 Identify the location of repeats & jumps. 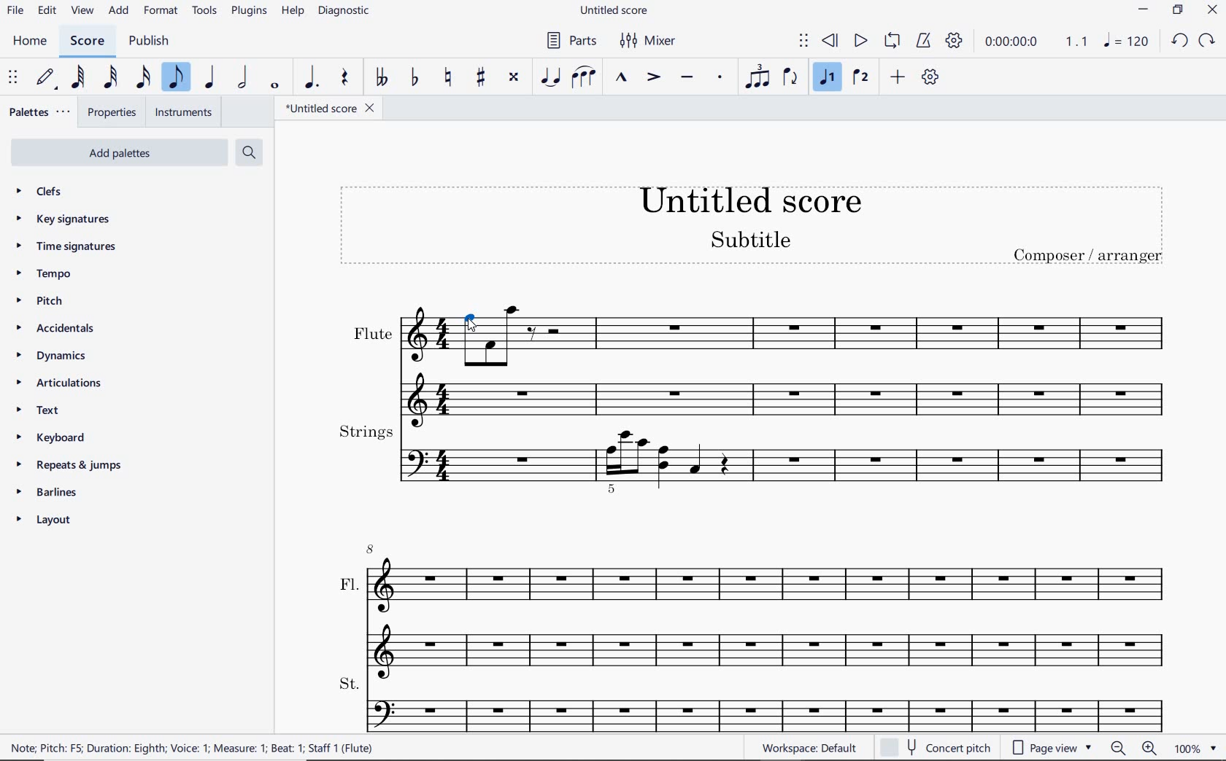
(66, 465).